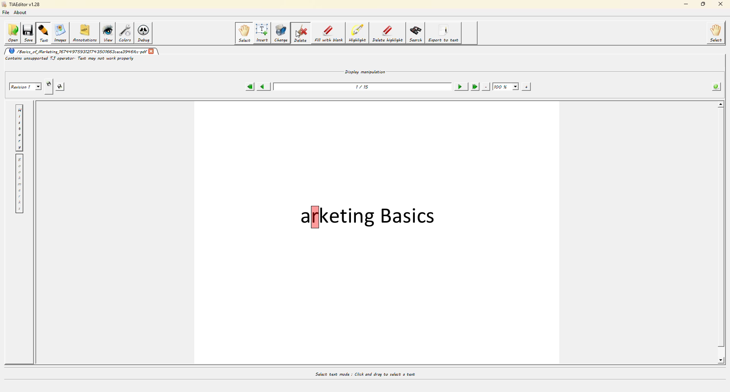  What do you see at coordinates (368, 216) in the screenshot?
I see `arketing Basics` at bounding box center [368, 216].